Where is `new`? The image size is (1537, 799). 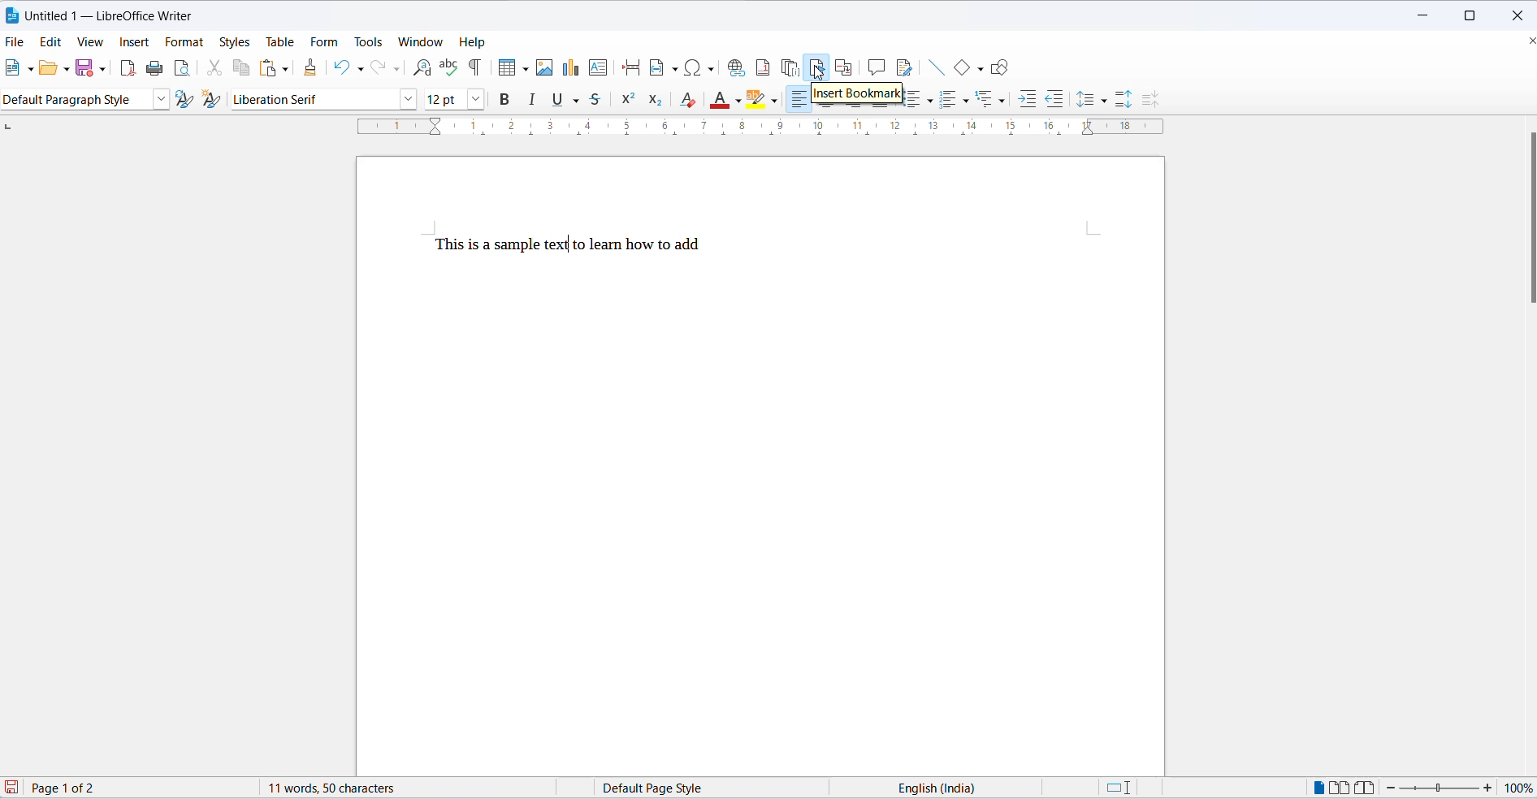
new is located at coordinates (14, 68).